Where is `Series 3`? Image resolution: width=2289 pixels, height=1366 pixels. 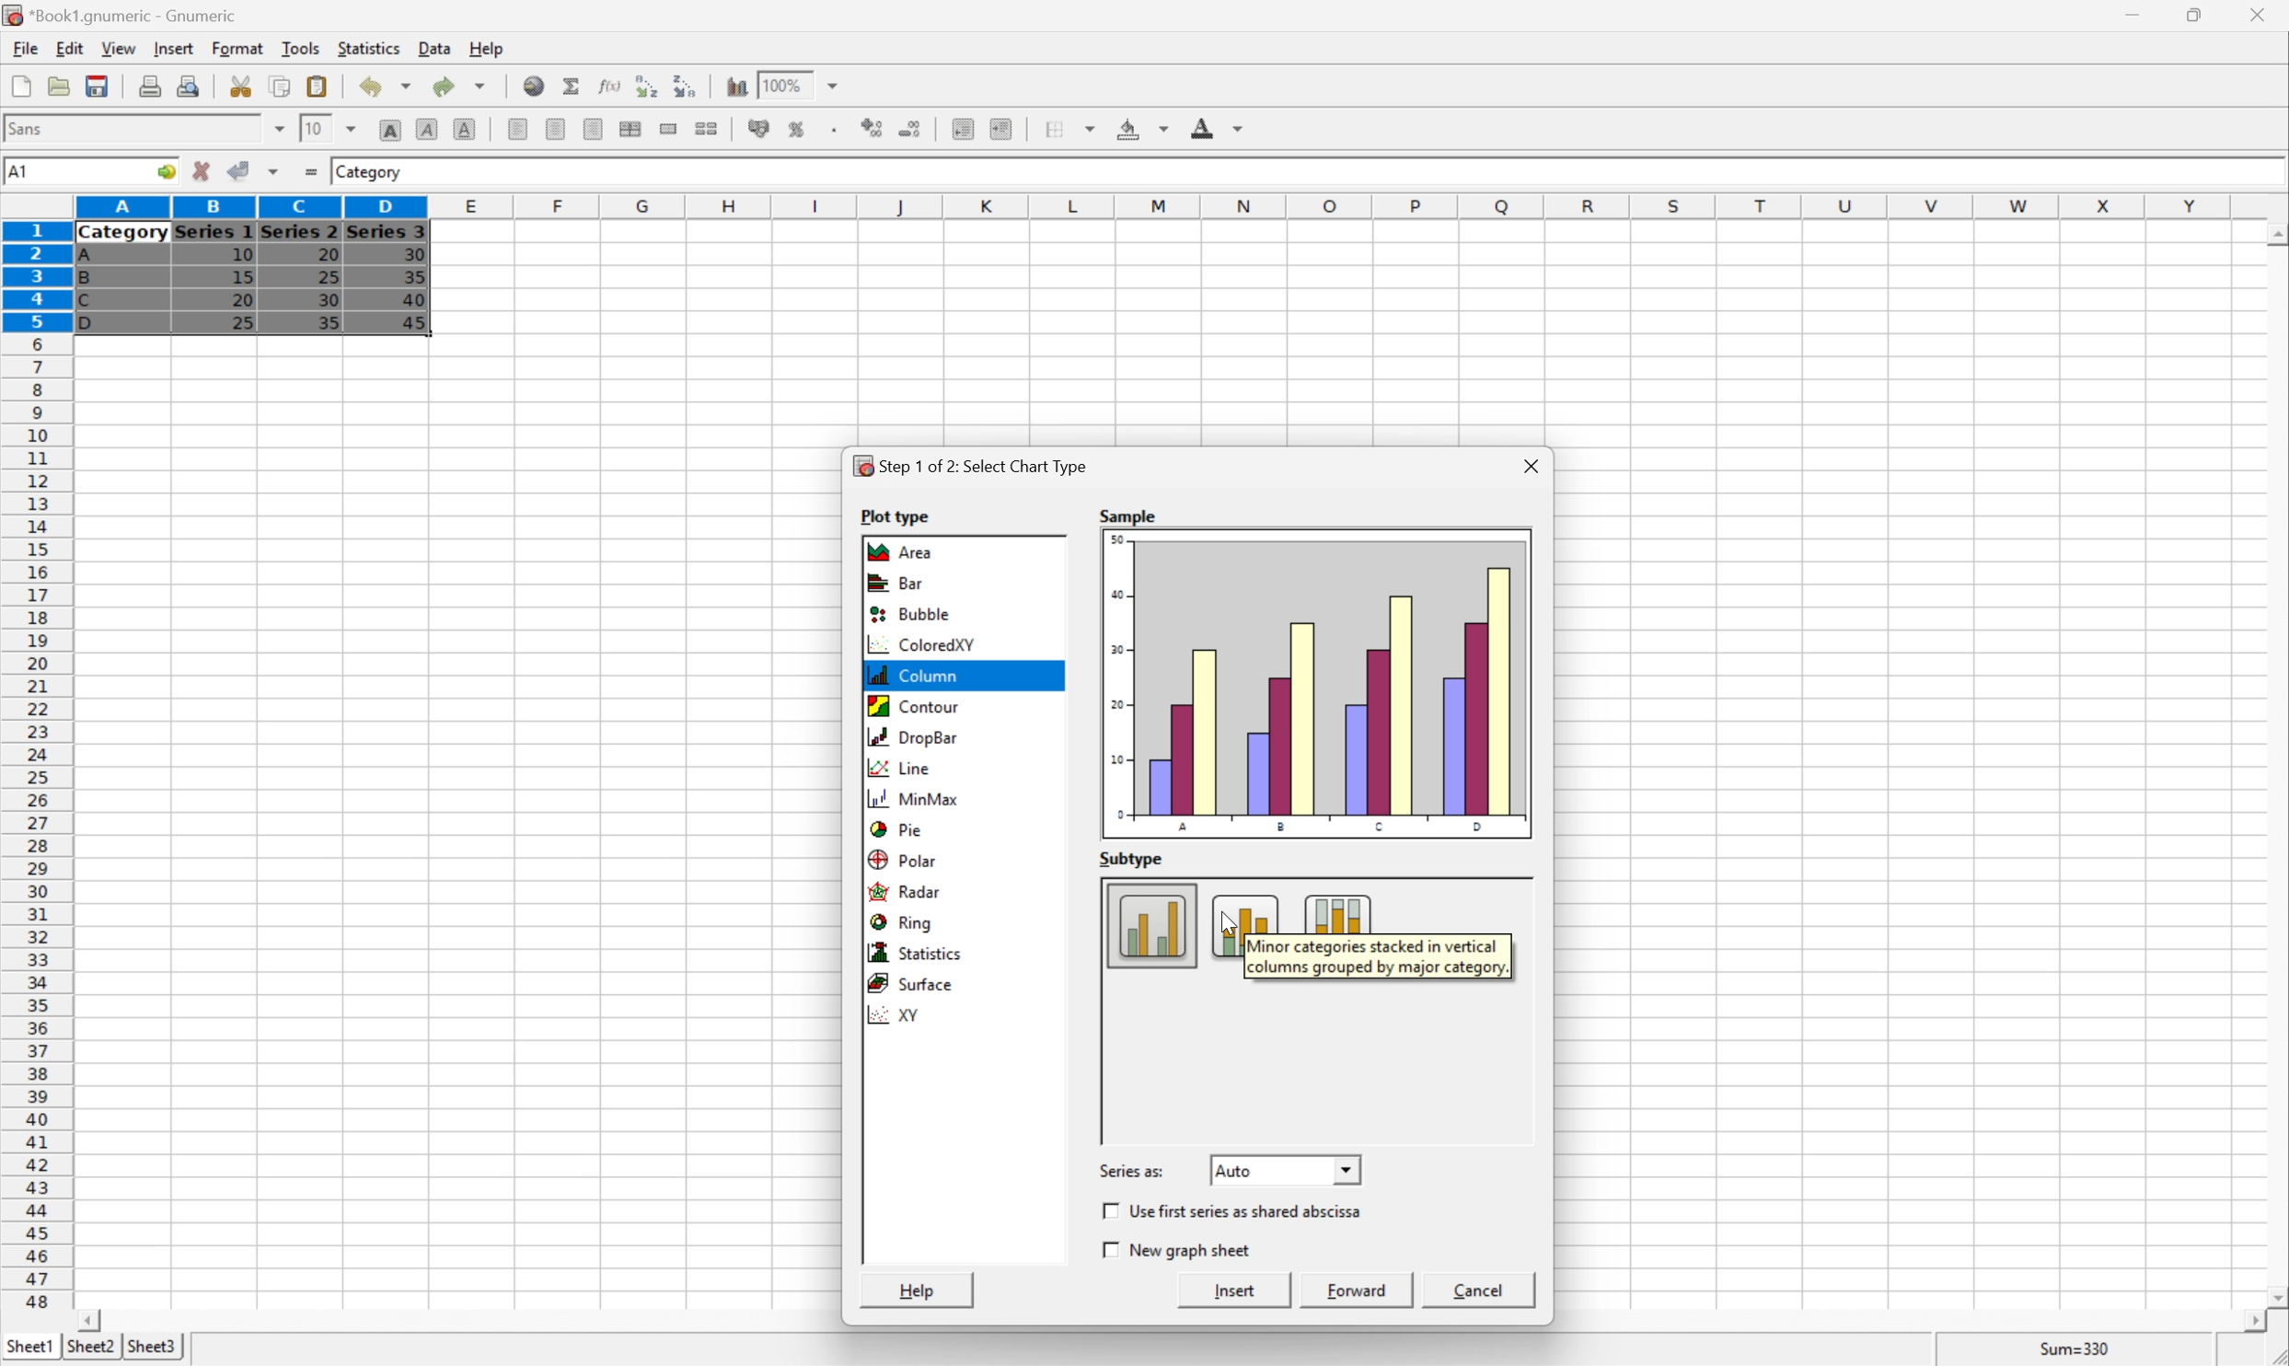 Series 3 is located at coordinates (387, 231).